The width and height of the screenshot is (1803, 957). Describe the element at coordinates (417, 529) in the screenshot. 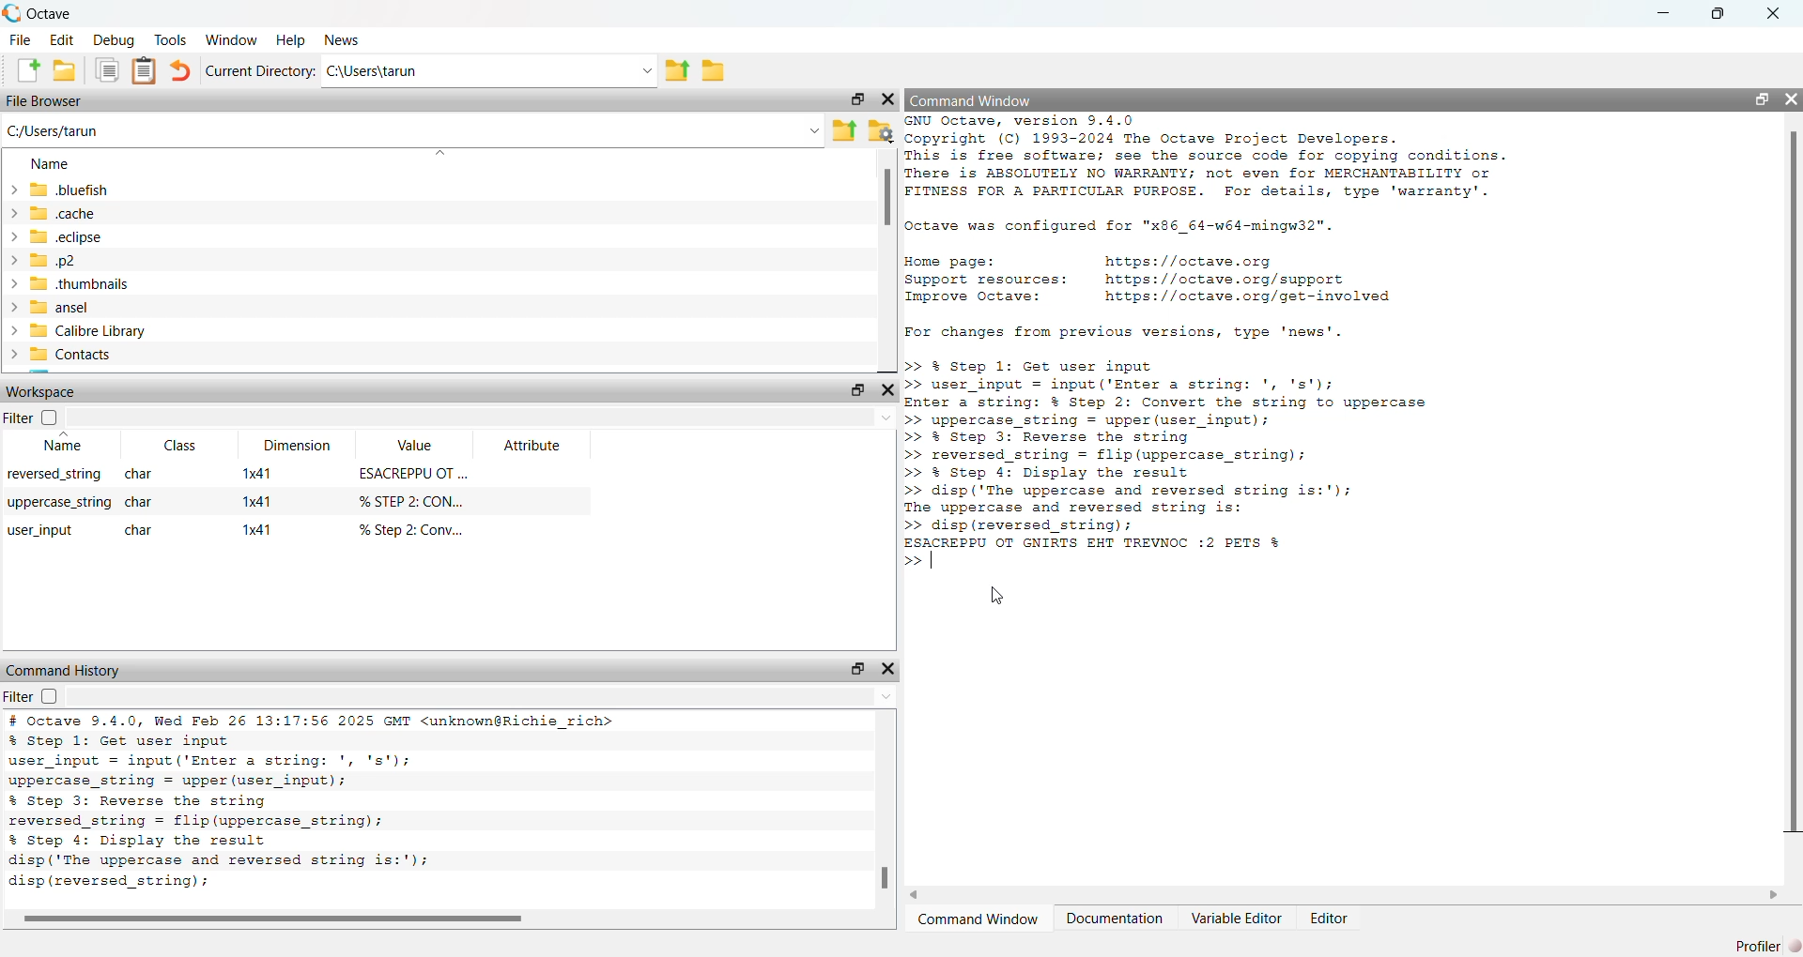

I see `% step 2: Conv...` at that location.